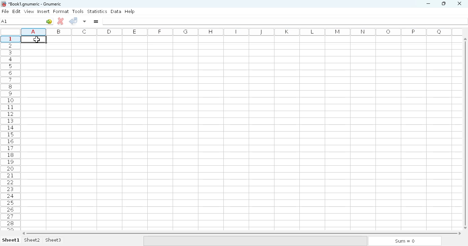  Describe the element at coordinates (85, 21) in the screenshot. I see `accept change in multiple cells` at that location.